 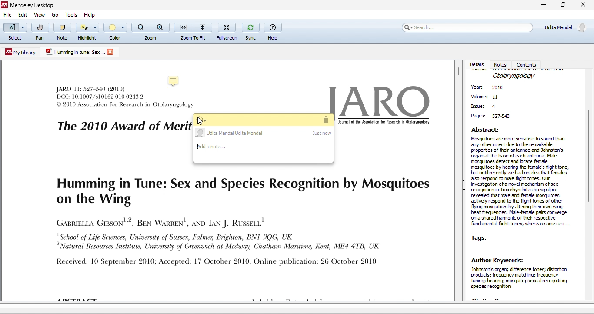 What do you see at coordinates (73, 15) in the screenshot?
I see `tools` at bounding box center [73, 15].